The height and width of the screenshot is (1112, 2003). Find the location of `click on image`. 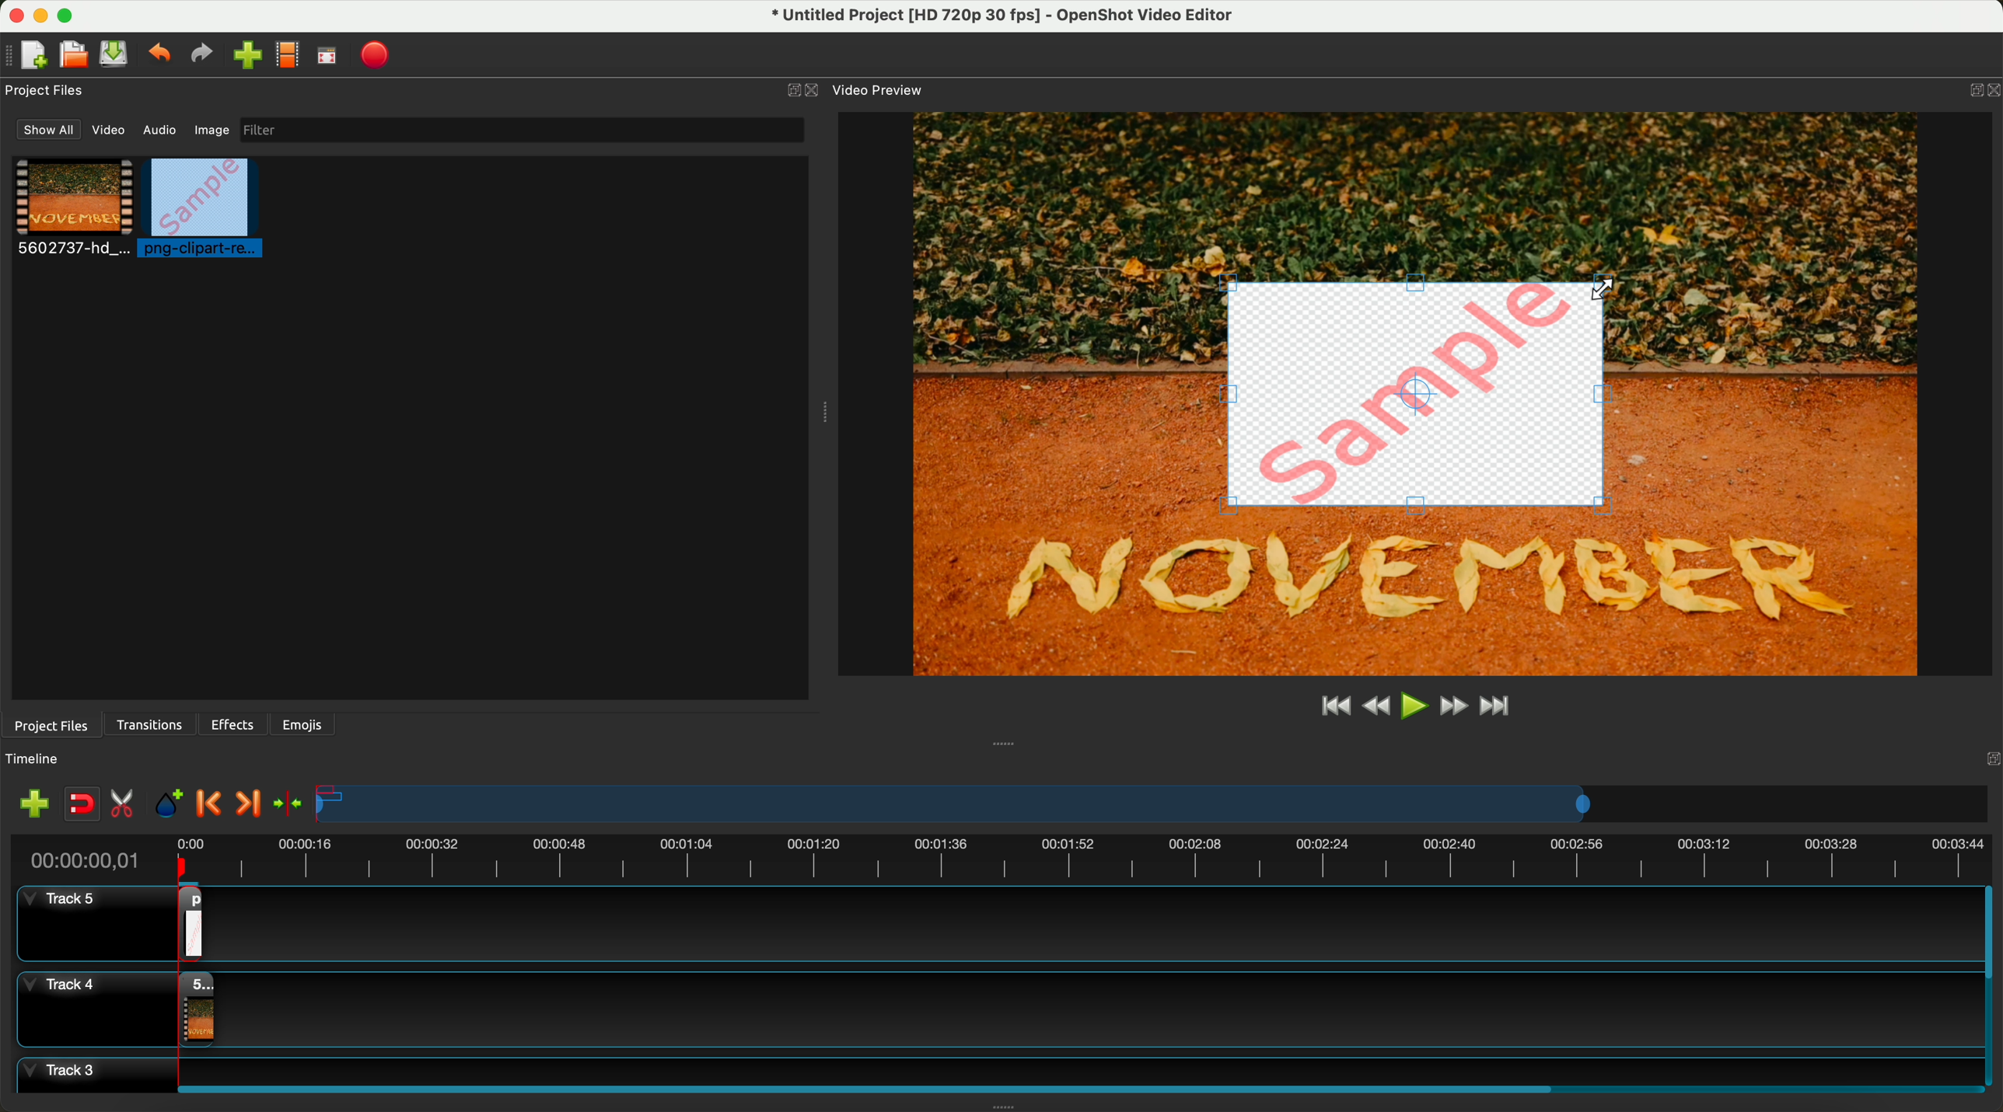

click on image is located at coordinates (205, 210).